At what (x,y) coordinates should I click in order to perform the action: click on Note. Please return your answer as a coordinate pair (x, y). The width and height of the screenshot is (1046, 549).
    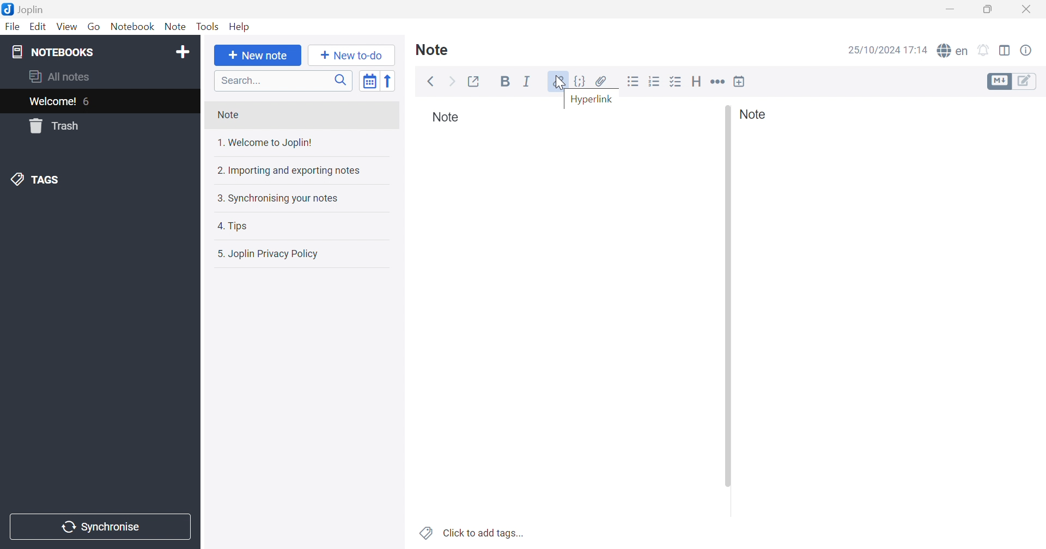
    Looking at the image, I should click on (437, 50).